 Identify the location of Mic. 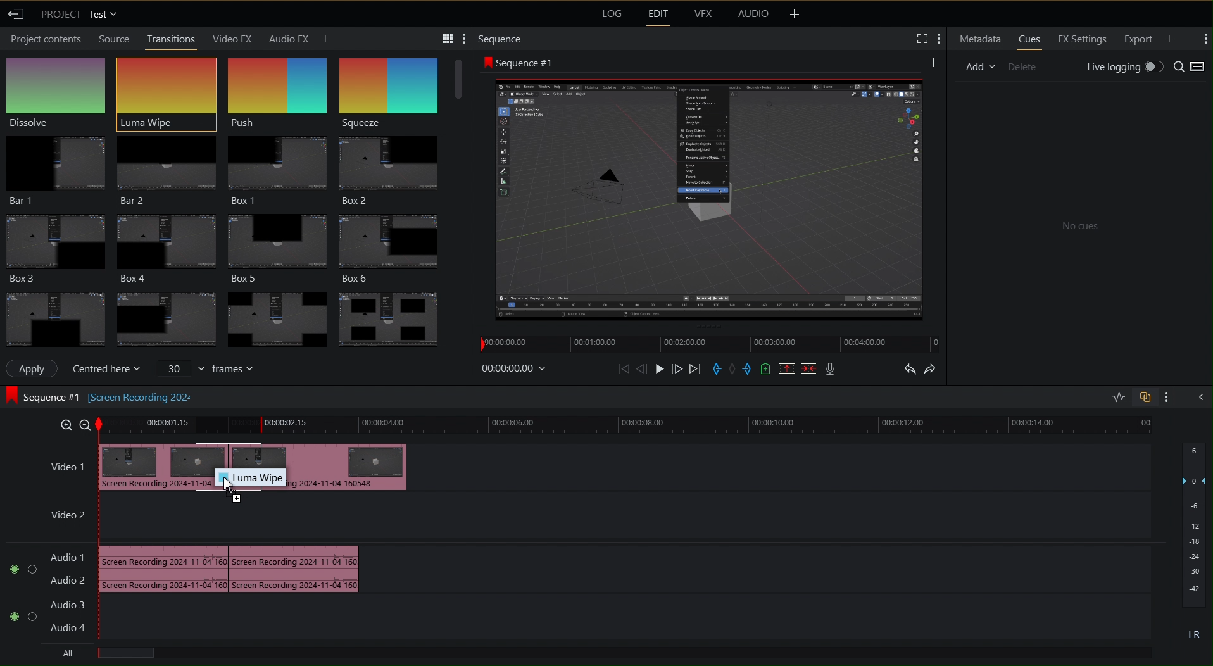
(830, 368).